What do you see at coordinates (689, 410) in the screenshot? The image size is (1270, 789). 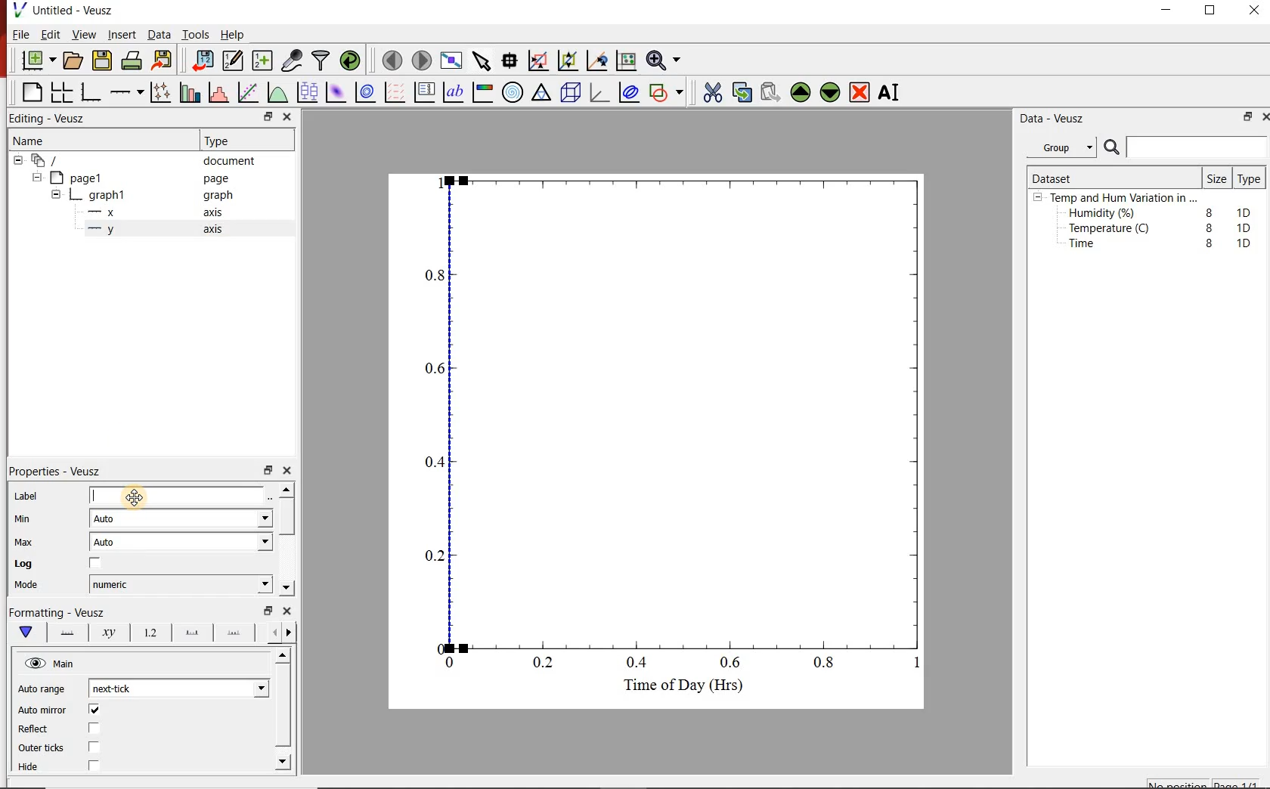 I see `Graph` at bounding box center [689, 410].